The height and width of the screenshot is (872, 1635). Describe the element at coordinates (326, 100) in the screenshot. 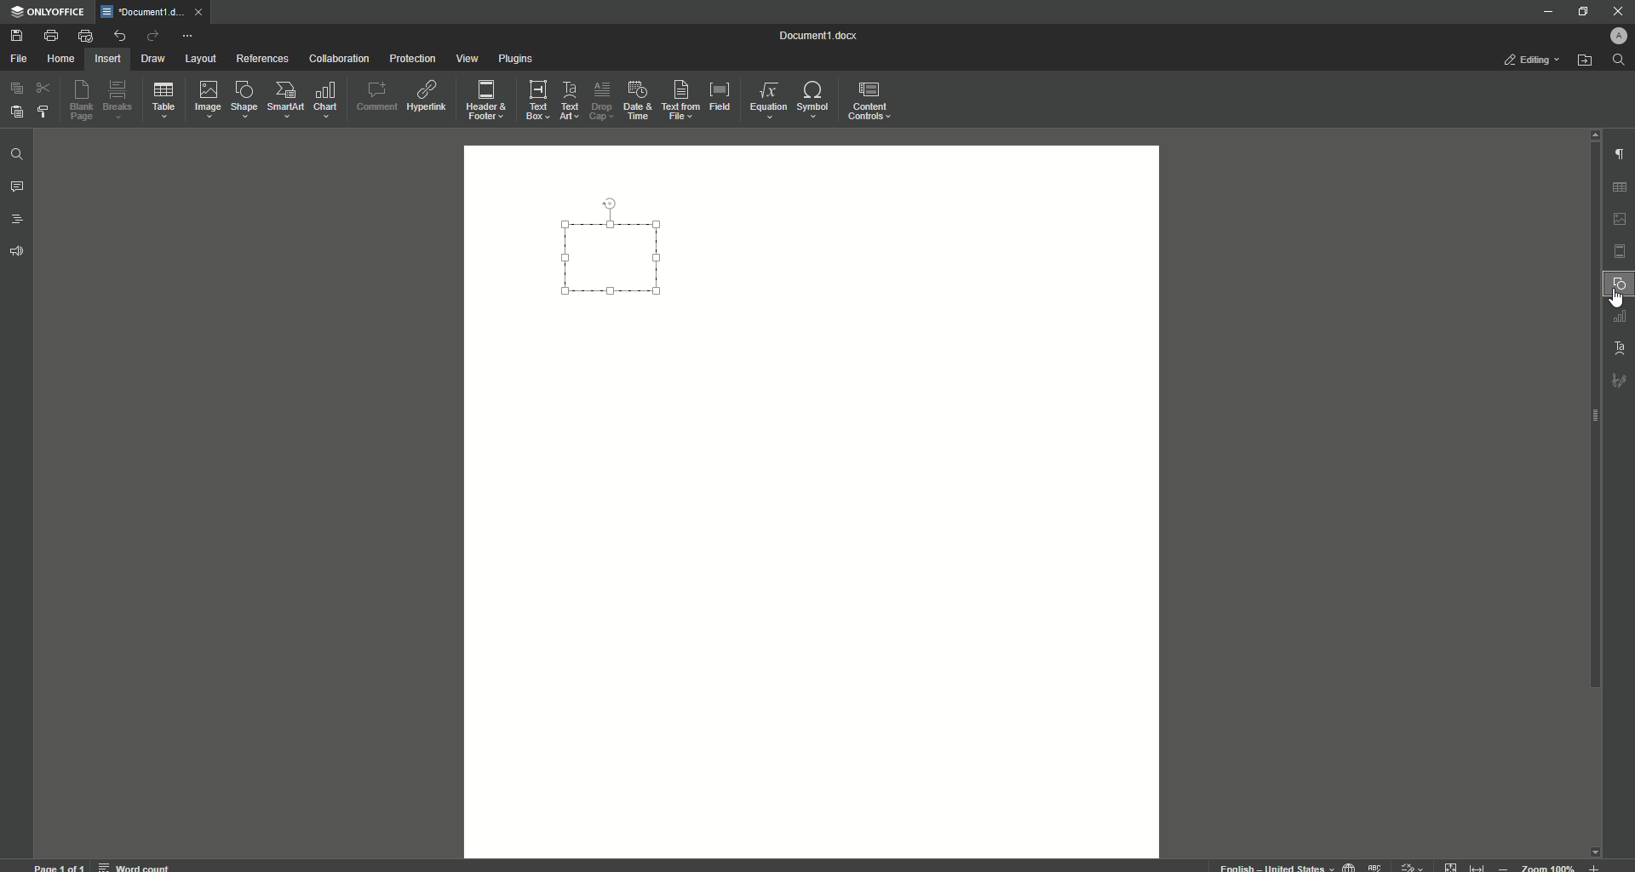

I see `Chart` at that location.